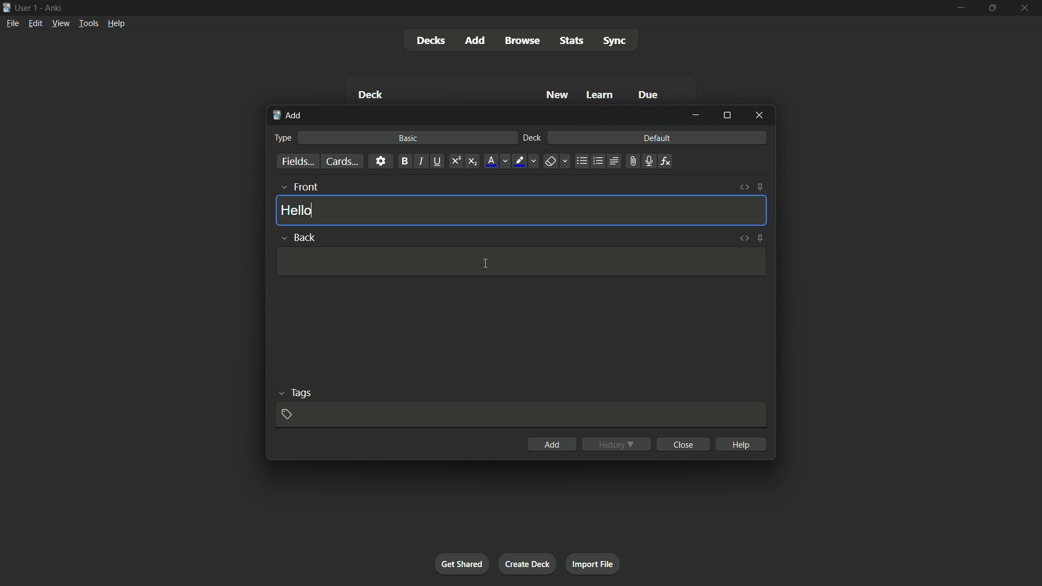  What do you see at coordinates (657, 137) in the screenshot?
I see `default` at bounding box center [657, 137].